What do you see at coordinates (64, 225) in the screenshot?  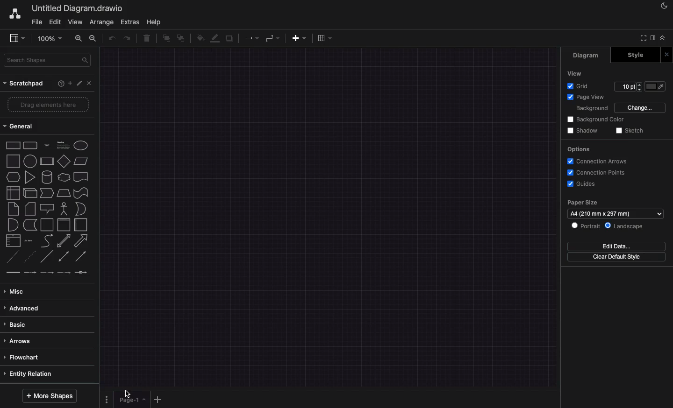 I see `container` at bounding box center [64, 225].